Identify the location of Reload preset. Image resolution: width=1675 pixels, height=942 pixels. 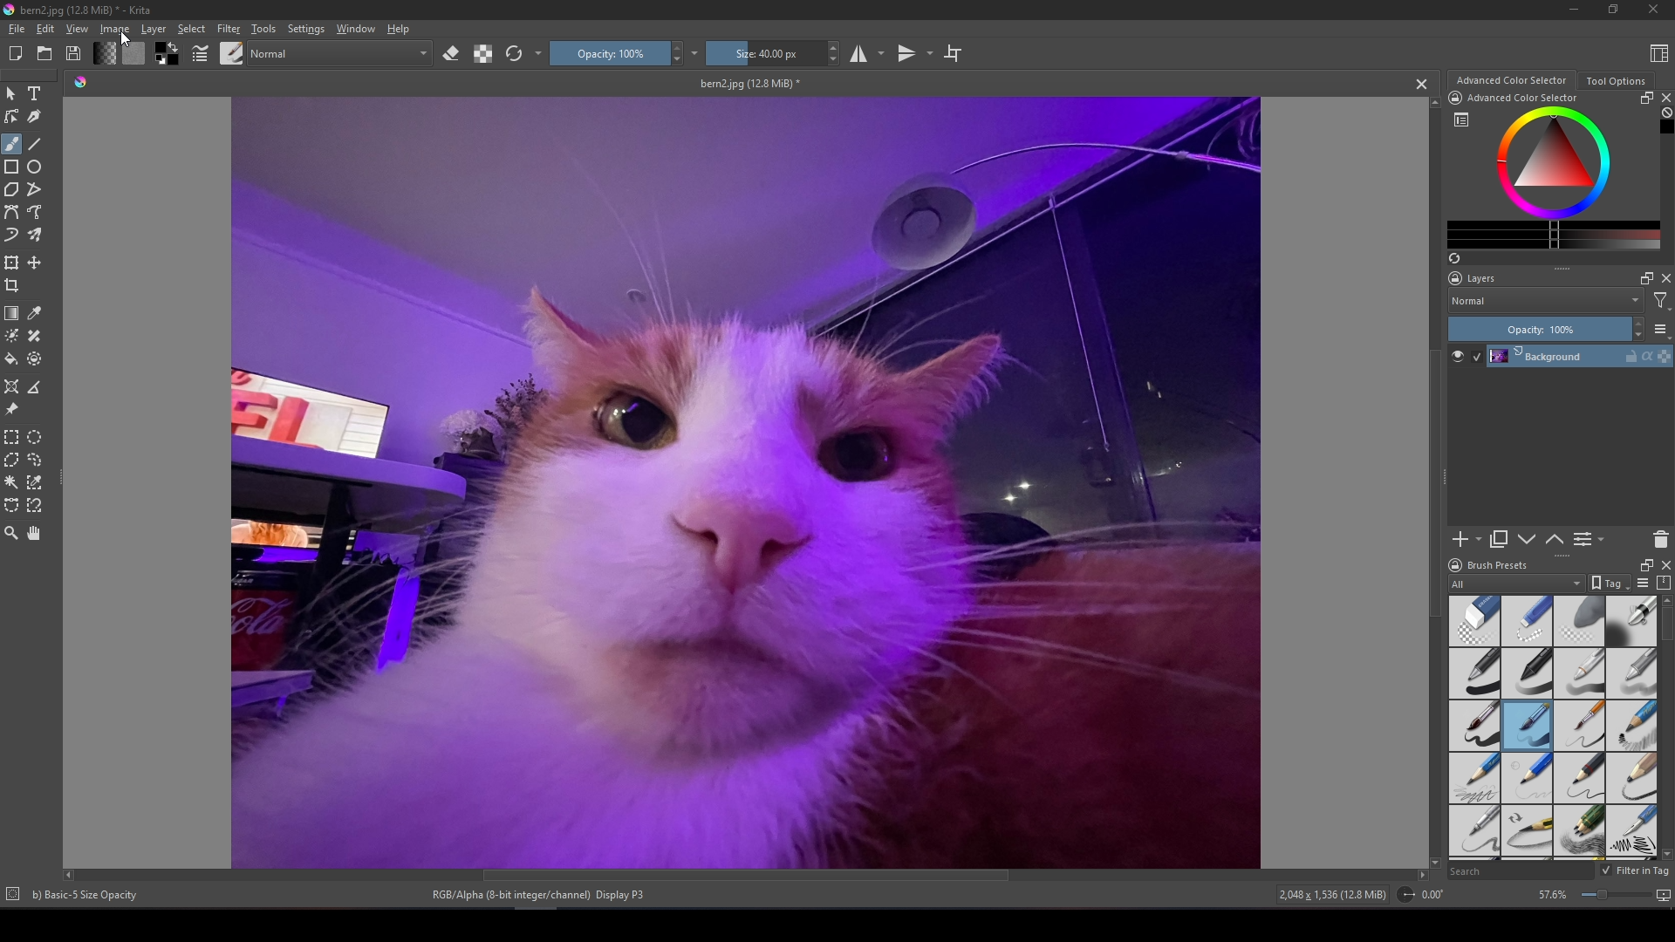
(515, 54).